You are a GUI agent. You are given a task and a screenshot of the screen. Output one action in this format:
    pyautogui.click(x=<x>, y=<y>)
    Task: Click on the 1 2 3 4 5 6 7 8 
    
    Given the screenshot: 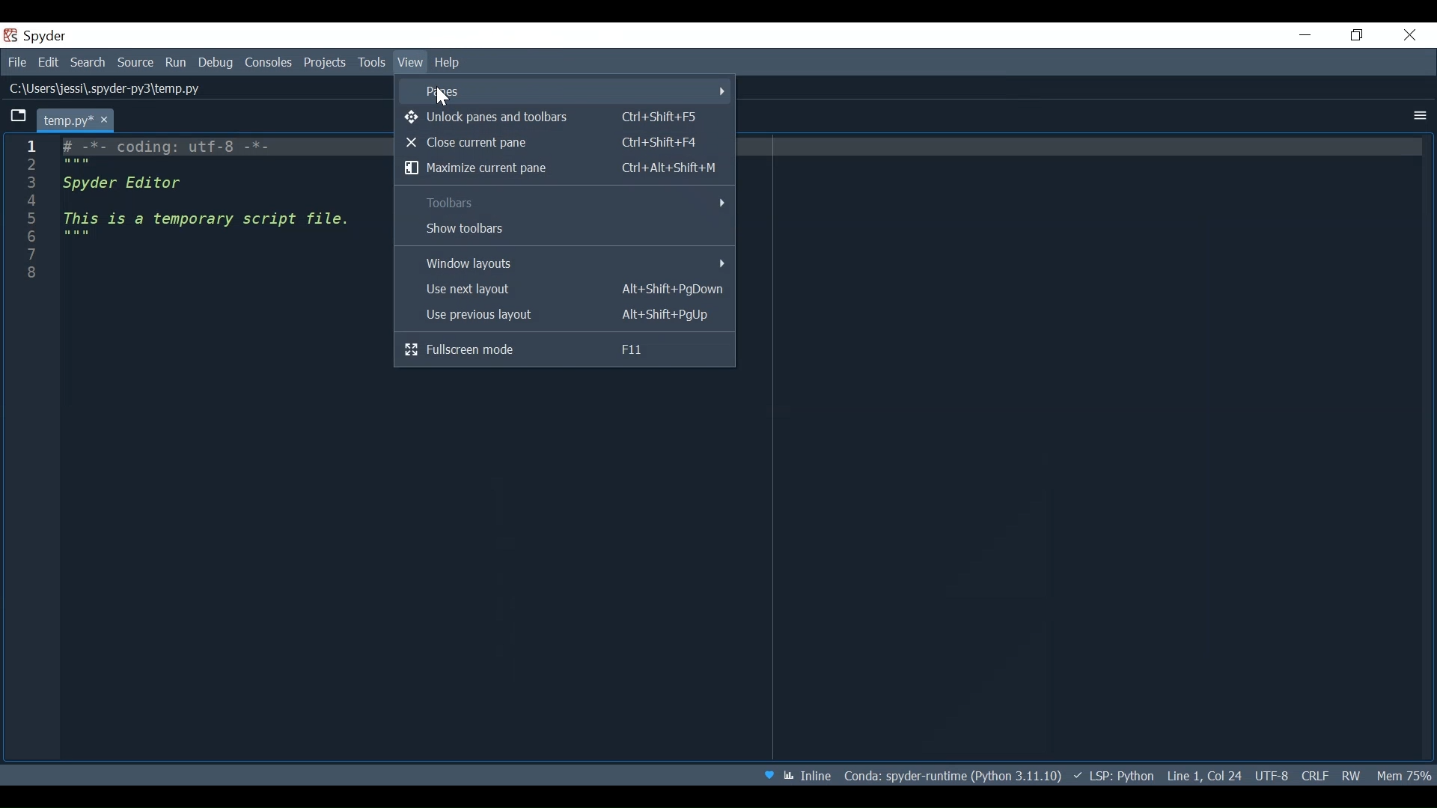 What is the action you would take?
    pyautogui.click(x=34, y=213)
    